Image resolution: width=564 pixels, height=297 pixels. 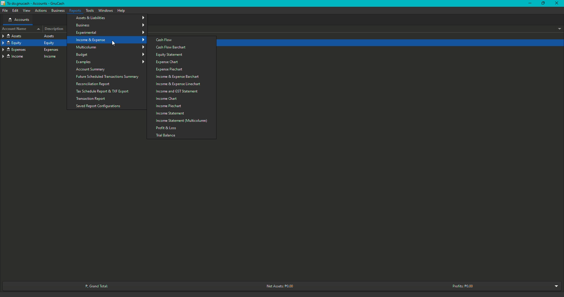 What do you see at coordinates (174, 48) in the screenshot?
I see `Cash Flow Barchart` at bounding box center [174, 48].